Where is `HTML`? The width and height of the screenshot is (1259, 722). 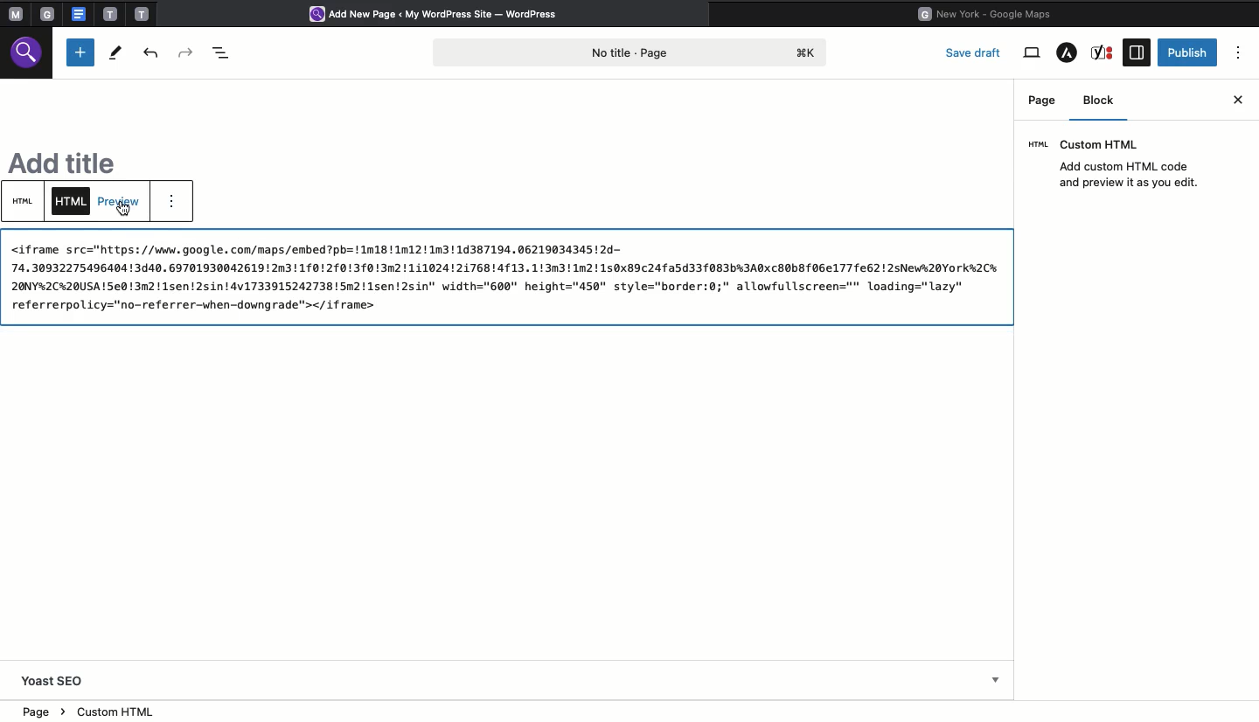 HTML is located at coordinates (25, 201).